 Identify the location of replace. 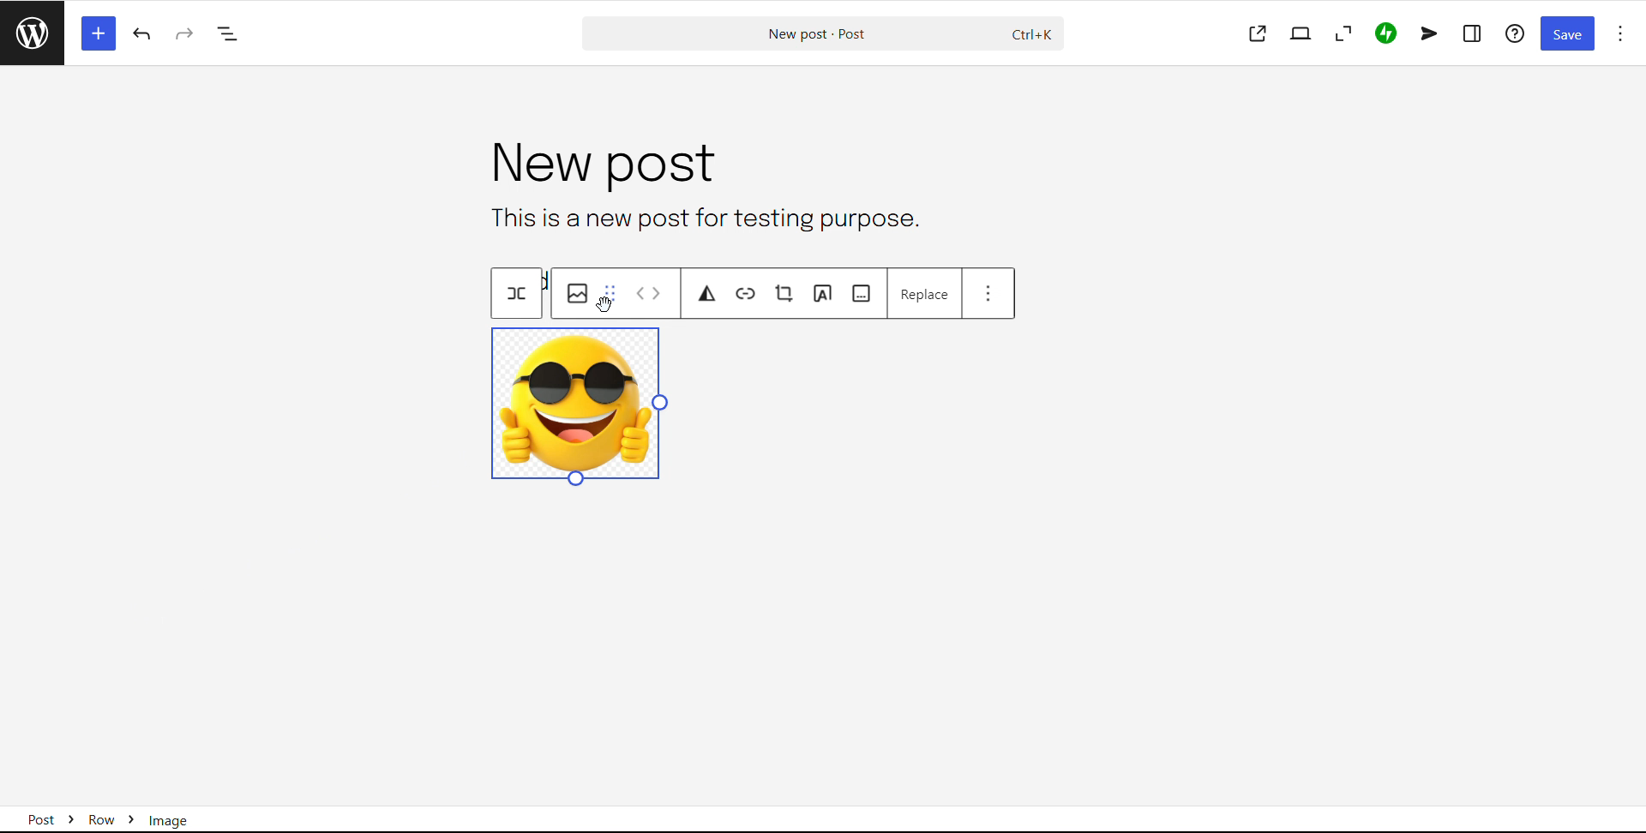
(925, 295).